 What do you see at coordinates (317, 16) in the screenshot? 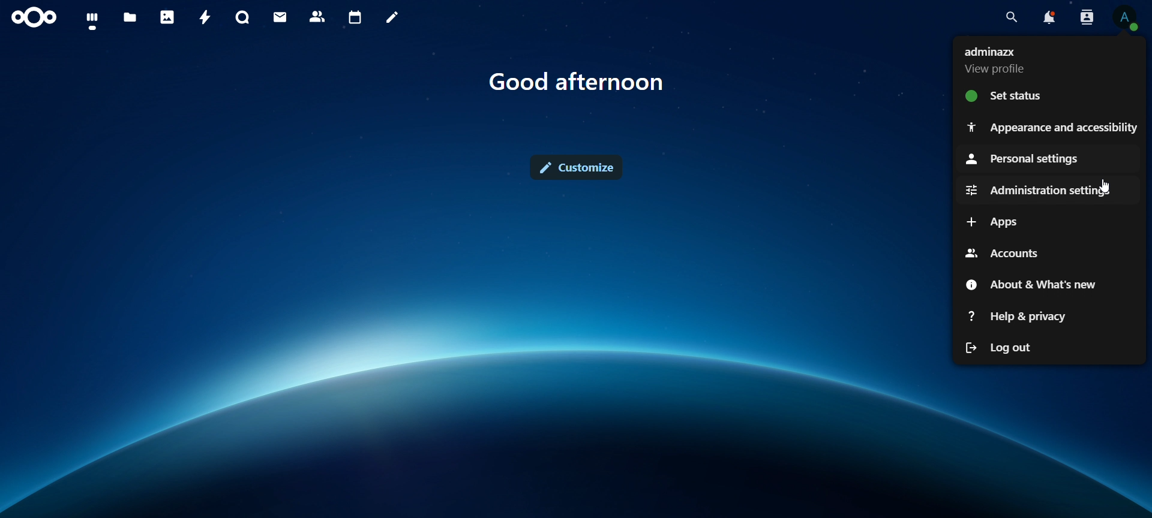
I see `contacts` at bounding box center [317, 16].